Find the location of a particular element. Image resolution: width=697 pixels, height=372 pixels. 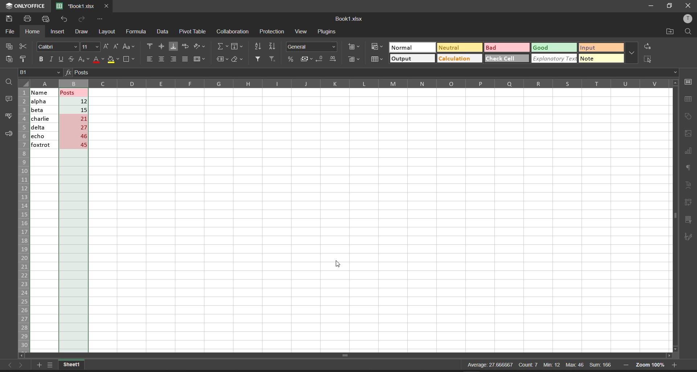

Calculation is located at coordinates (456, 59).